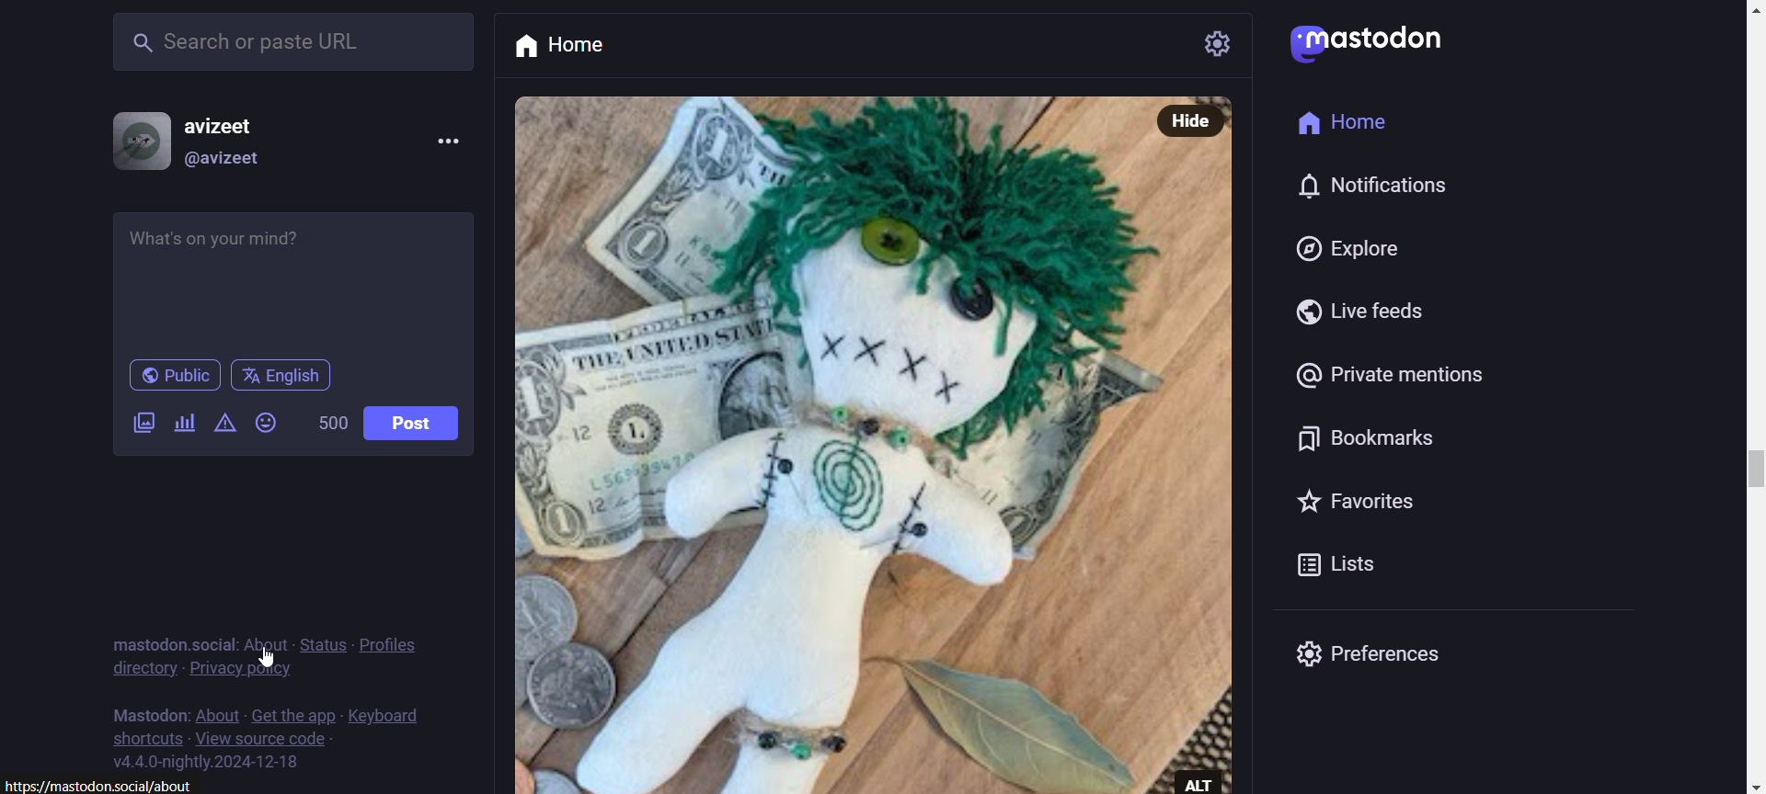  Describe the element at coordinates (1220, 44) in the screenshot. I see `setting` at that location.